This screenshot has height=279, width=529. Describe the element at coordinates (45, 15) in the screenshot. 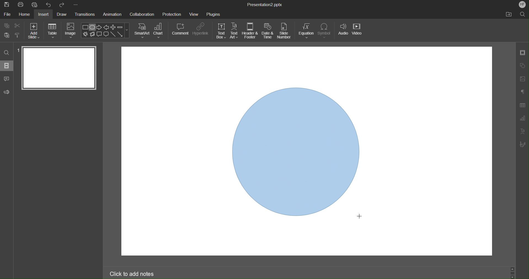

I see `Insert` at that location.